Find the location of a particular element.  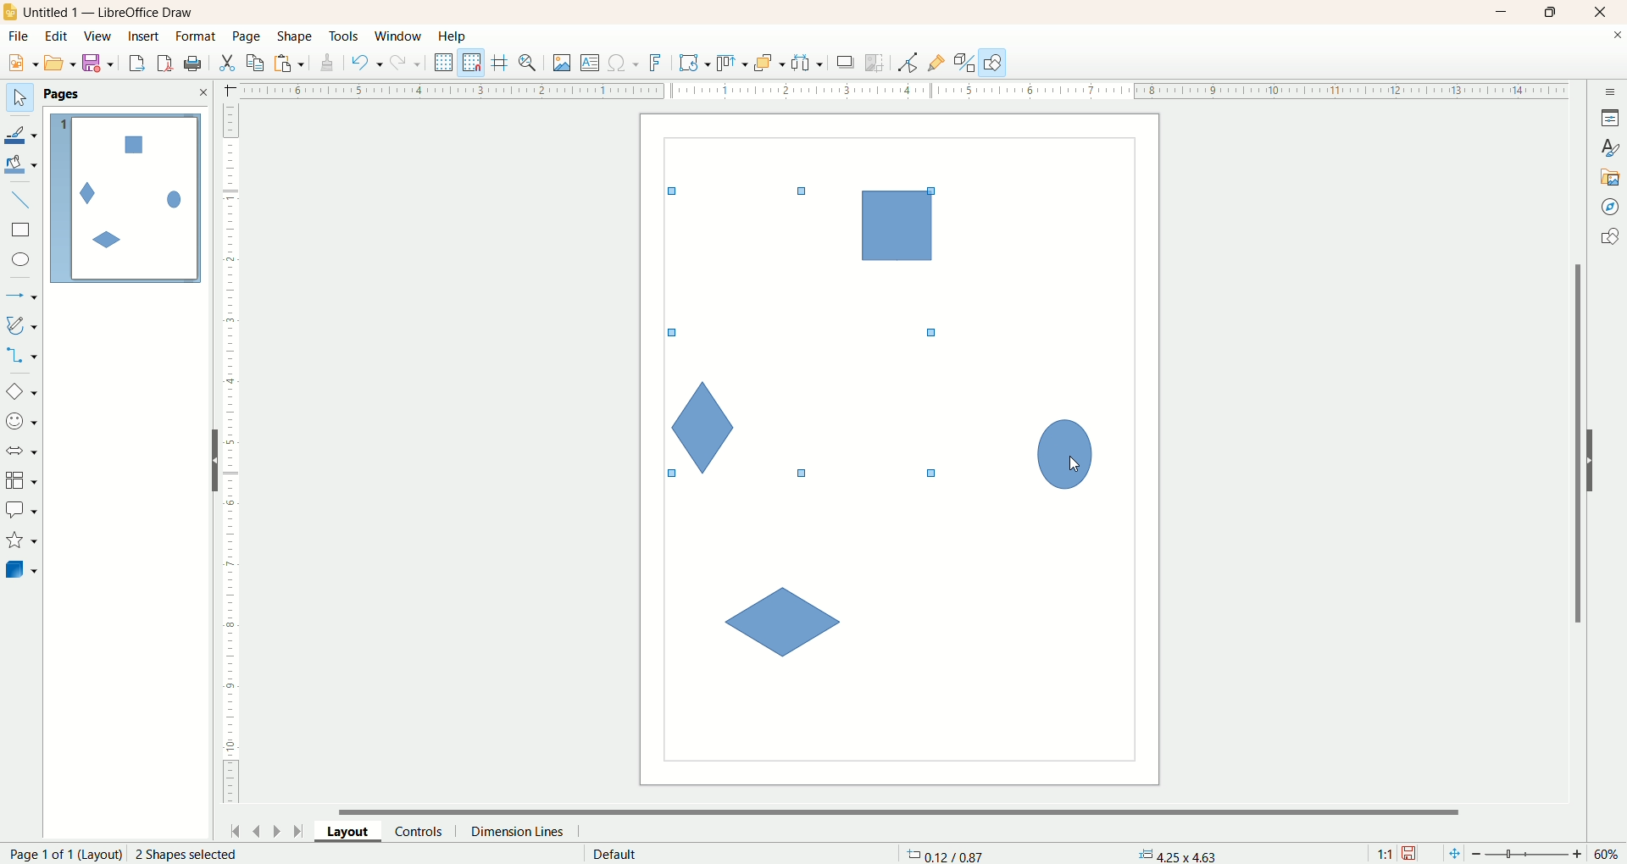

snap to grid is located at coordinates (475, 63).